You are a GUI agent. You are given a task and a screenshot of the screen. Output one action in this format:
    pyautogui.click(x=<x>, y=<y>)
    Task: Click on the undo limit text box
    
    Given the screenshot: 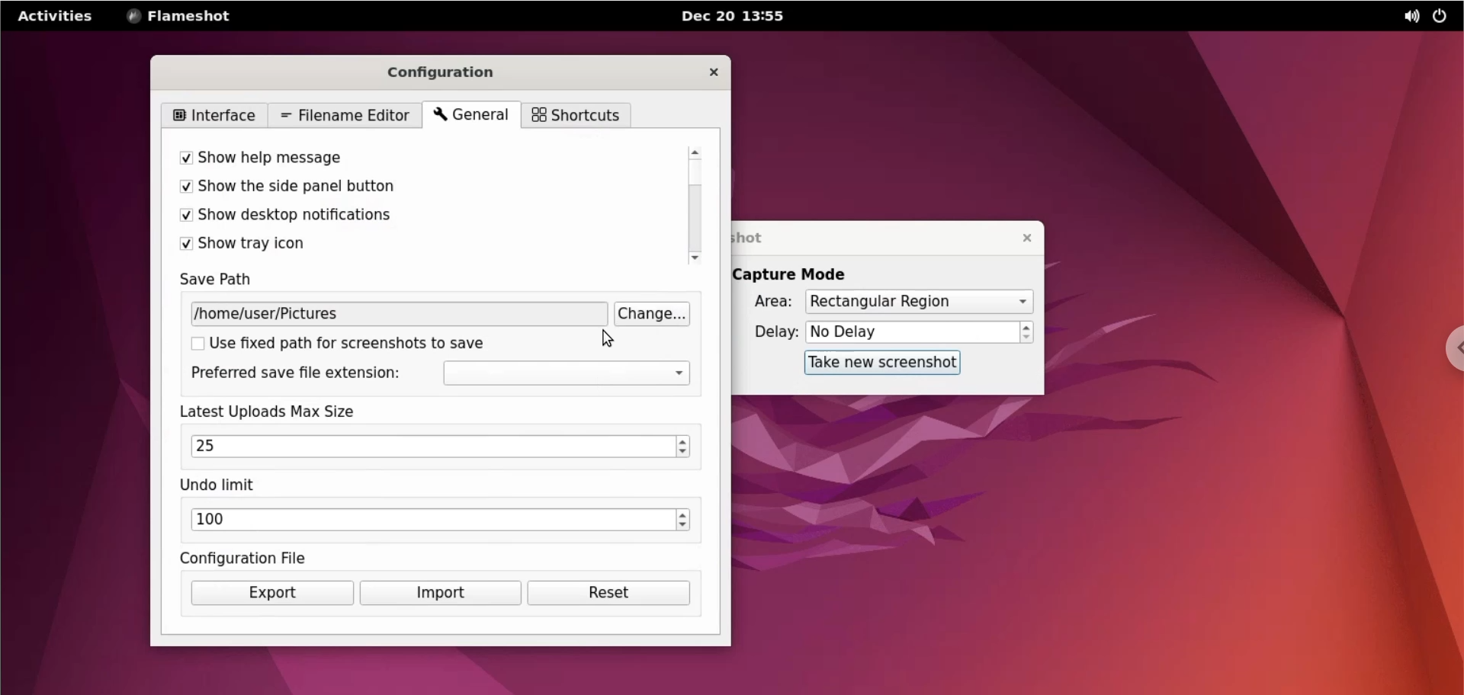 What is the action you would take?
    pyautogui.click(x=432, y=522)
    